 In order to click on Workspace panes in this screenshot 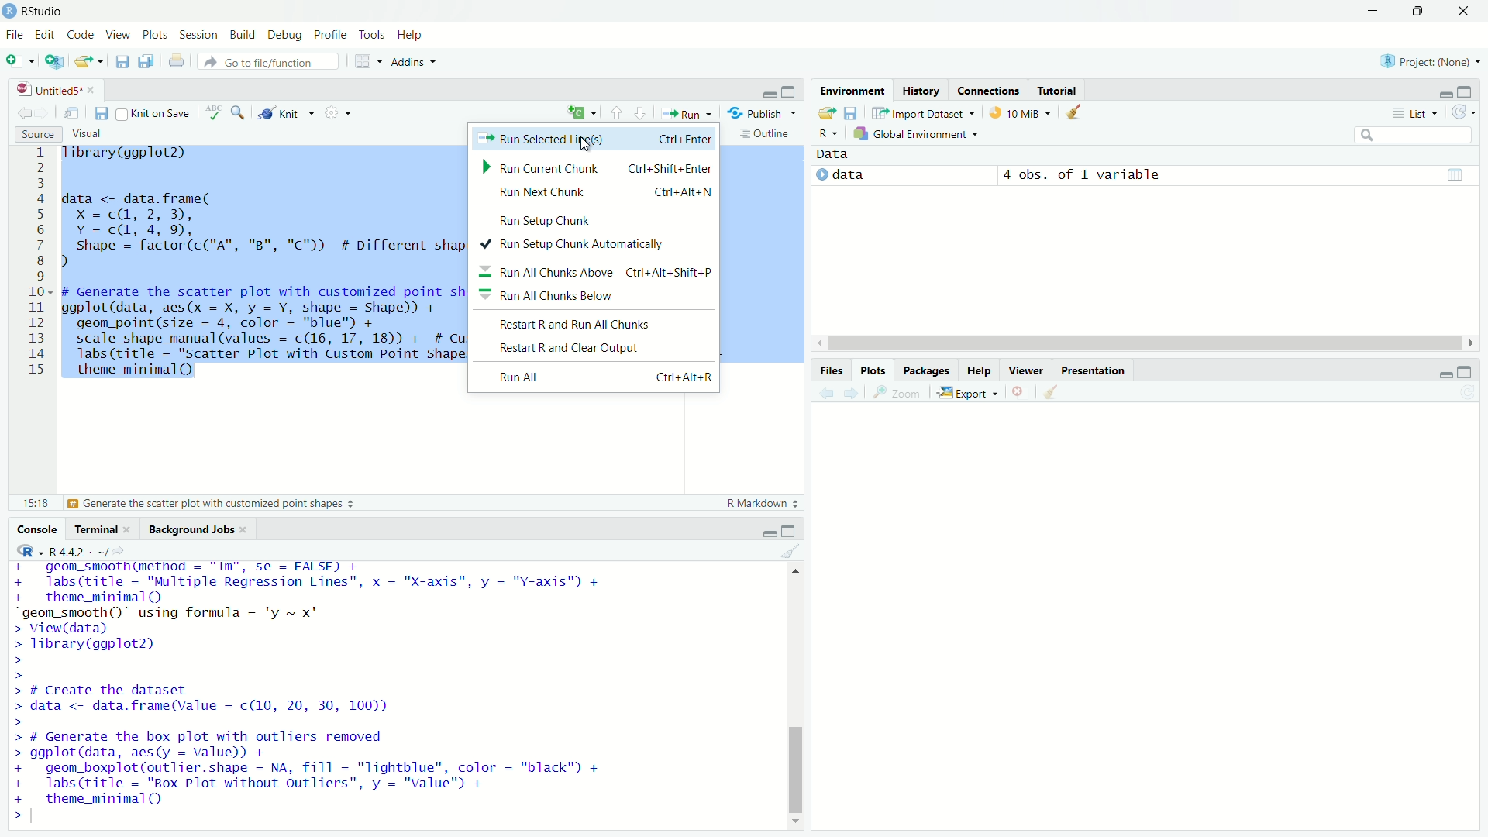, I will do `click(367, 61)`.